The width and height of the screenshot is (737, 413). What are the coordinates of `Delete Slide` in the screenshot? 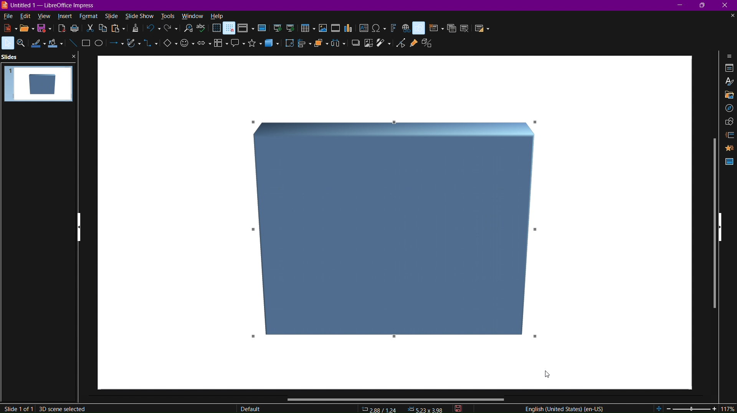 It's located at (465, 28).